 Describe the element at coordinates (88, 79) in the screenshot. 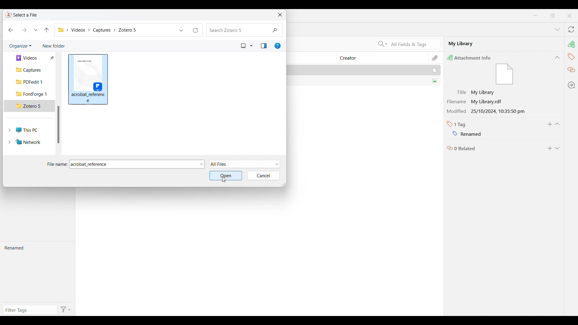

I see `Selected file highlighted` at that location.